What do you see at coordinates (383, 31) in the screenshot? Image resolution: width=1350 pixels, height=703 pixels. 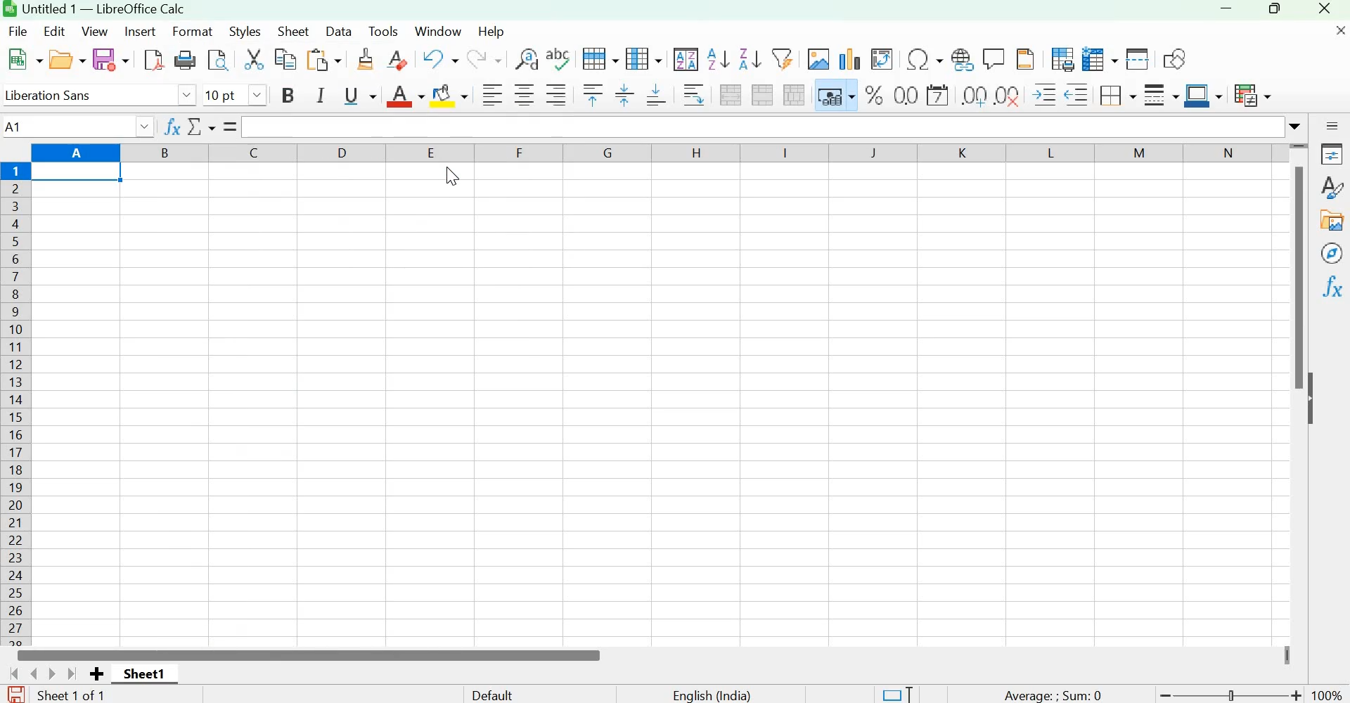 I see `Tools` at bounding box center [383, 31].